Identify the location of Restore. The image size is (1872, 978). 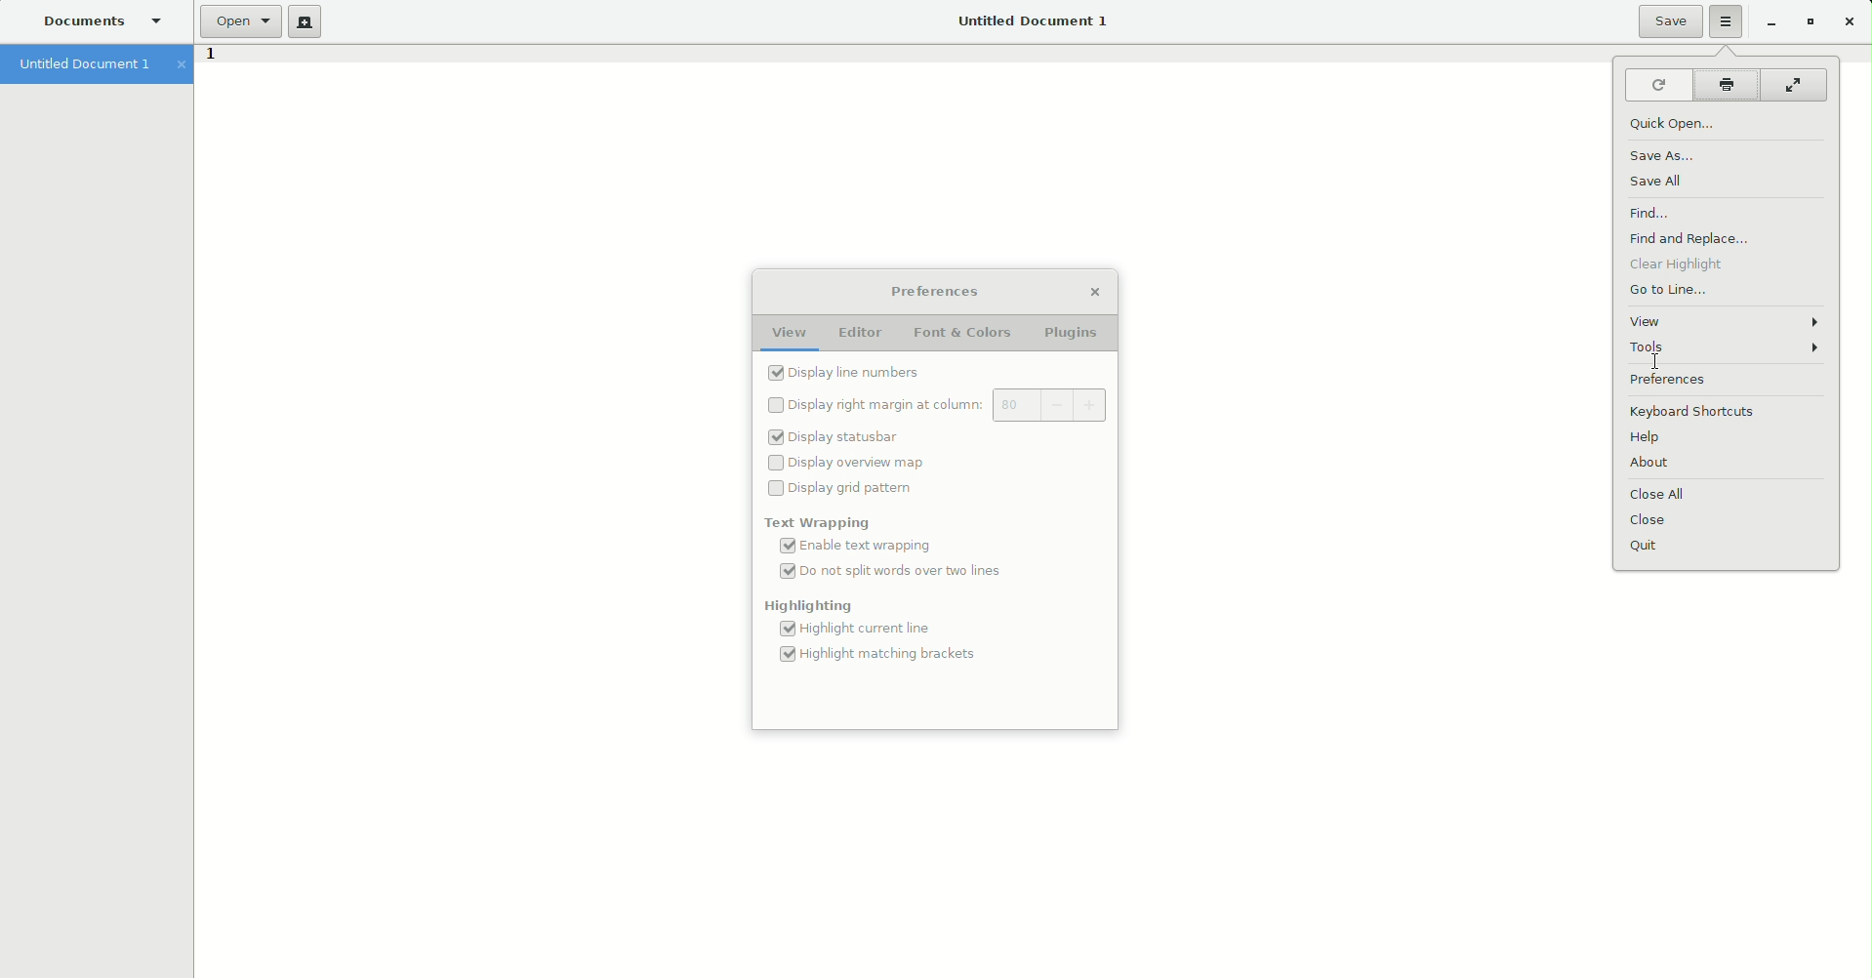
(1807, 22).